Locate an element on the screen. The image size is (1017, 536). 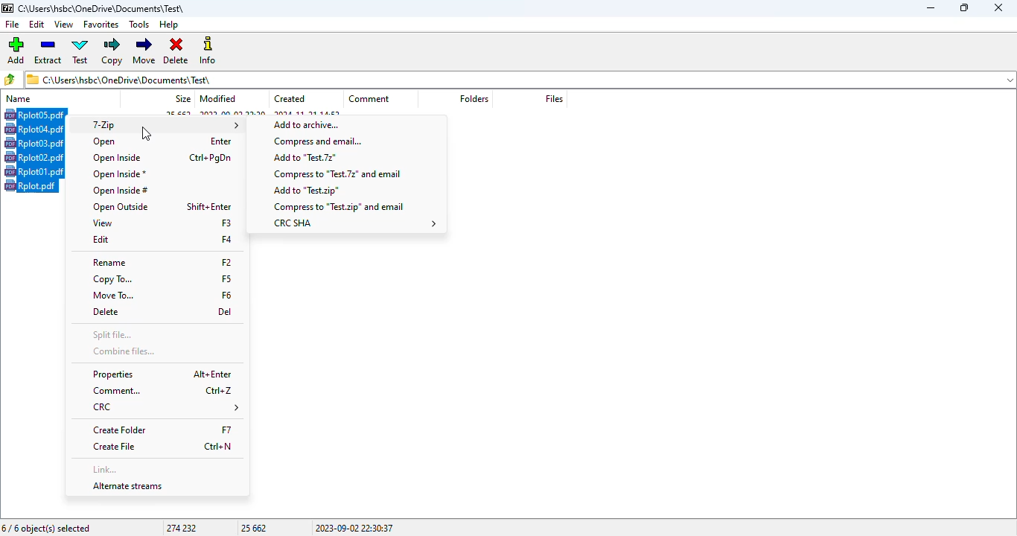
current folder is located at coordinates (520, 79).